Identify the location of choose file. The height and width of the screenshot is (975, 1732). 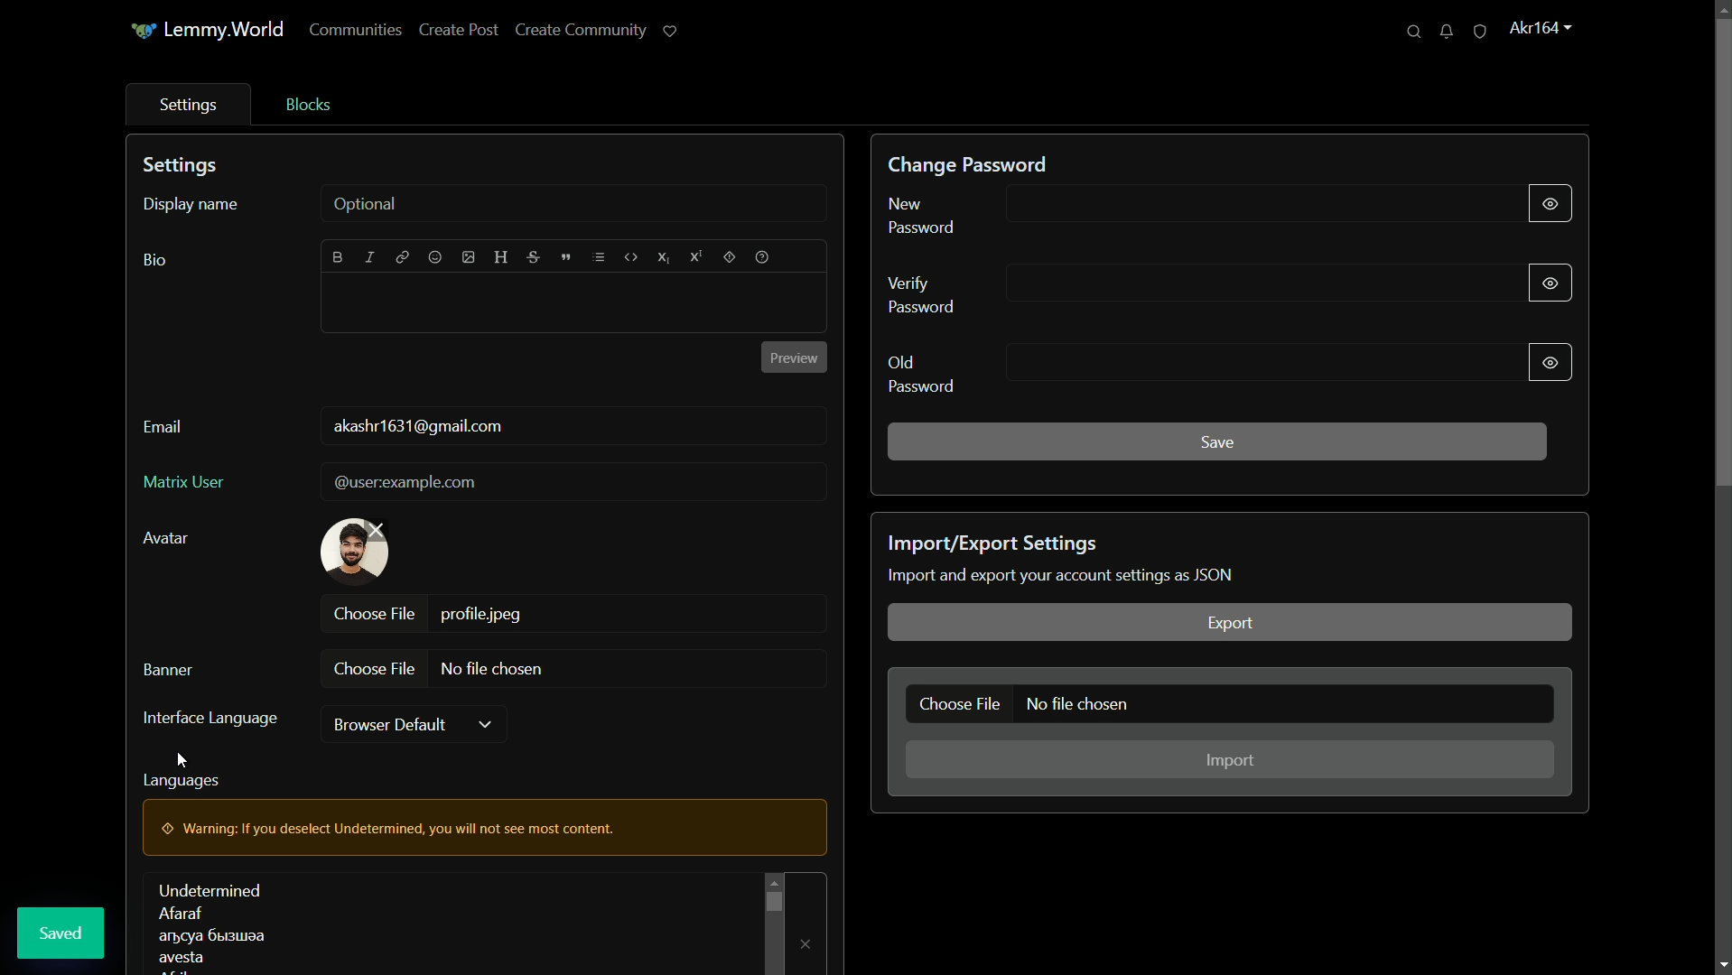
(375, 612).